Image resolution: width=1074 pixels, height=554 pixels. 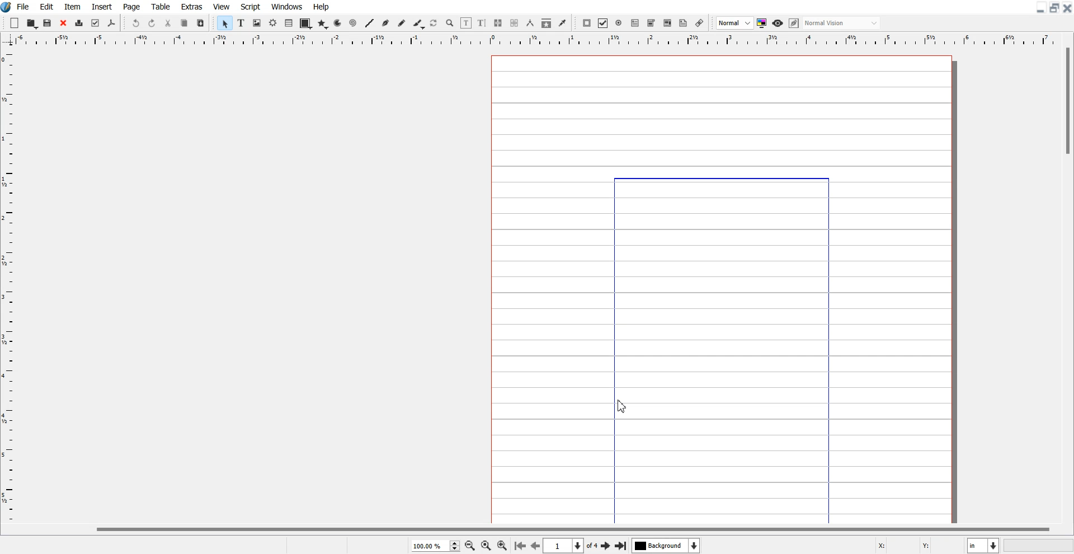 I want to click on Insert, so click(x=103, y=7).